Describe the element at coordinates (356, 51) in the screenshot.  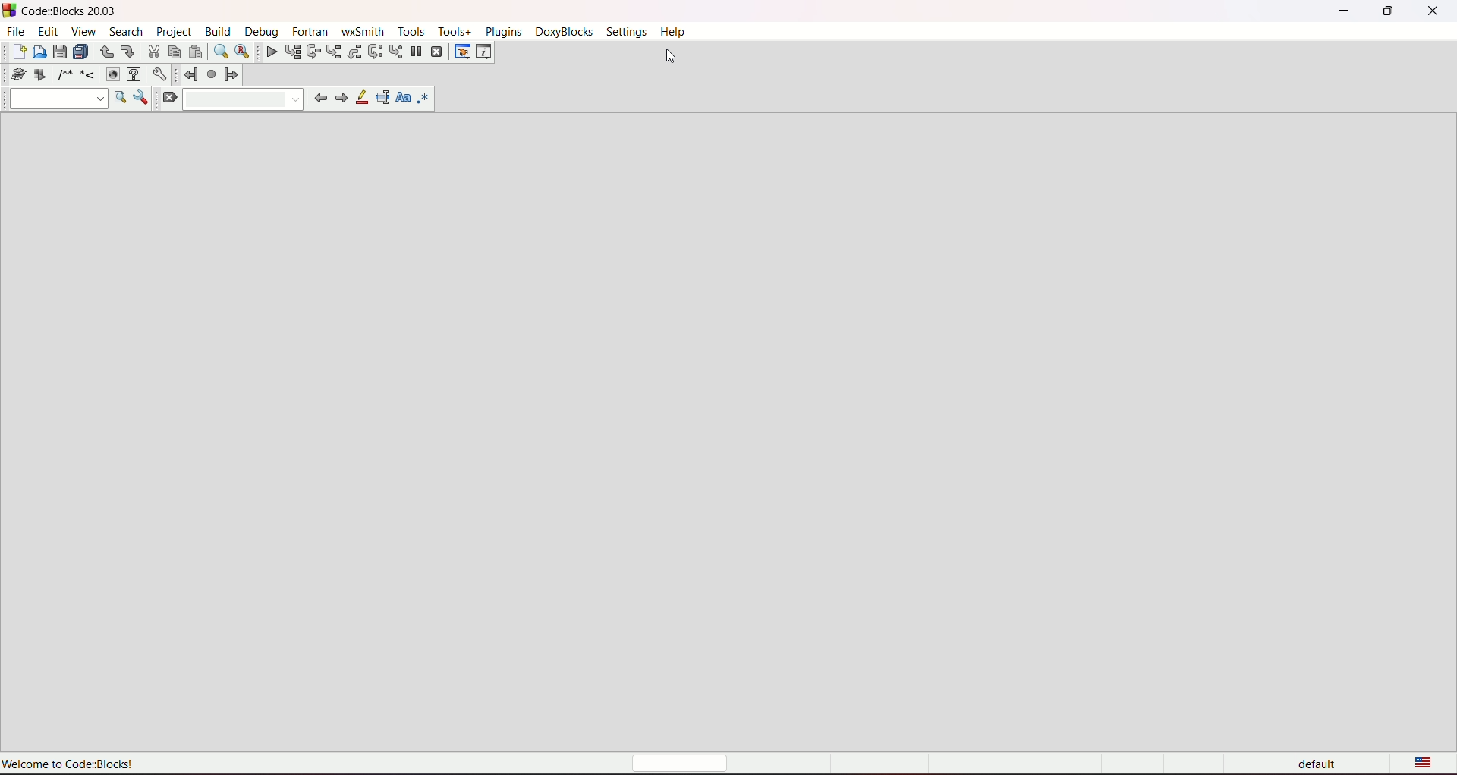
I see `step out` at that location.